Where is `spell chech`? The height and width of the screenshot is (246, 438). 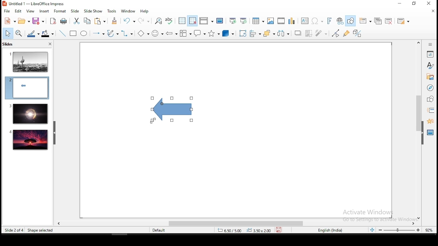
spell chech is located at coordinates (170, 20).